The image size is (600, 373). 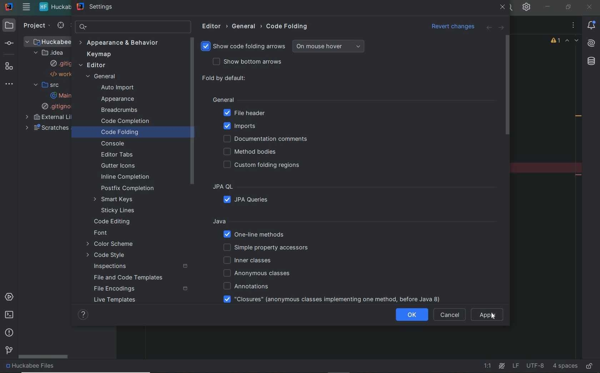 I want to click on "closures", so click(x=322, y=300).